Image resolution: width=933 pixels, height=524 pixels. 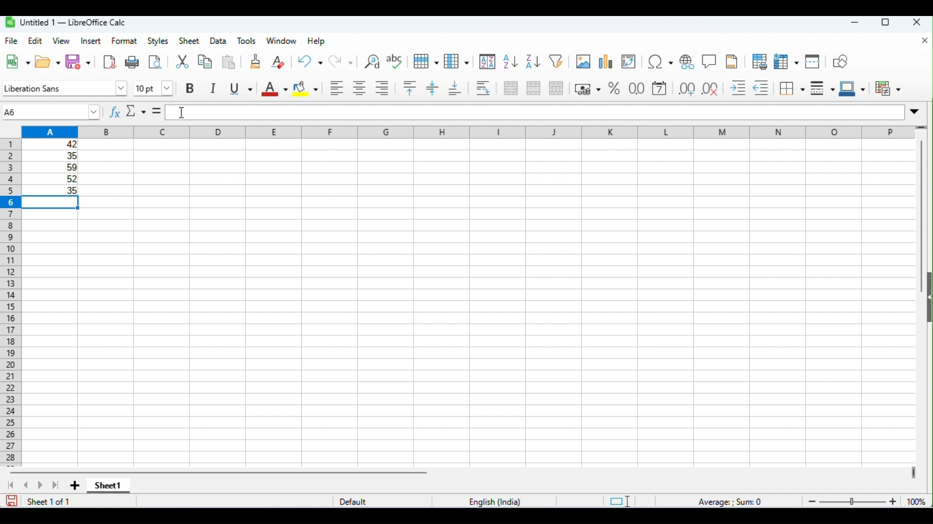 I want to click on italics, so click(x=214, y=88).